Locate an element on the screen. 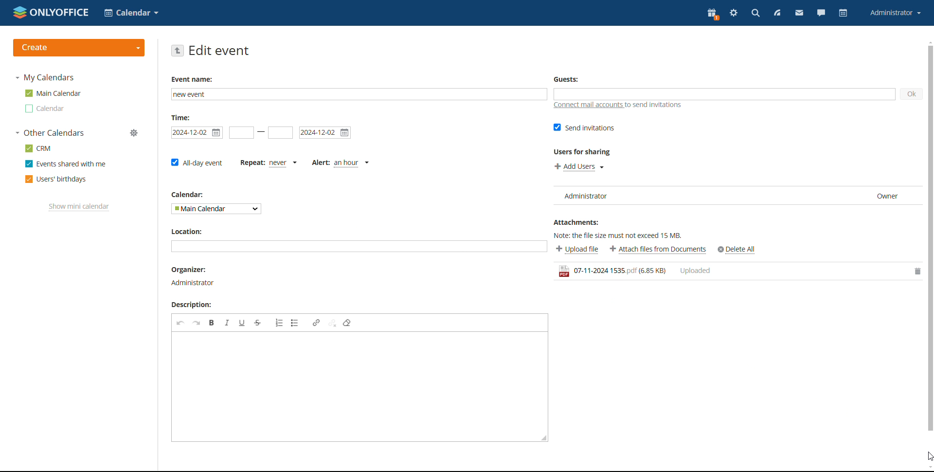 This screenshot has width=934, height=472. other calendars is located at coordinates (49, 133).